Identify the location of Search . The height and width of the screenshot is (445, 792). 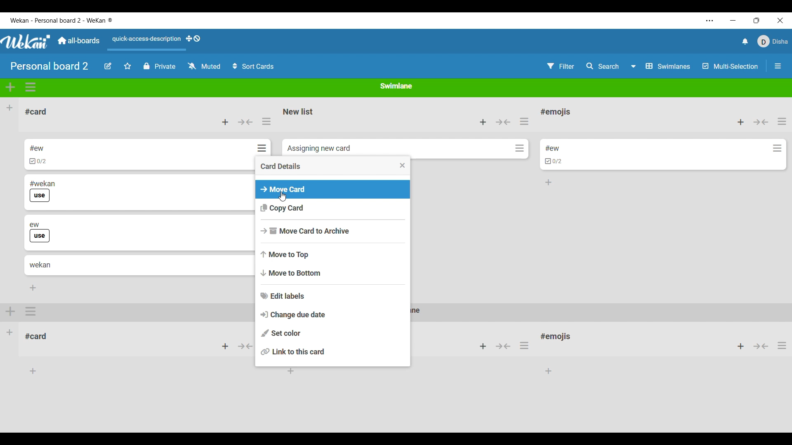
(603, 66).